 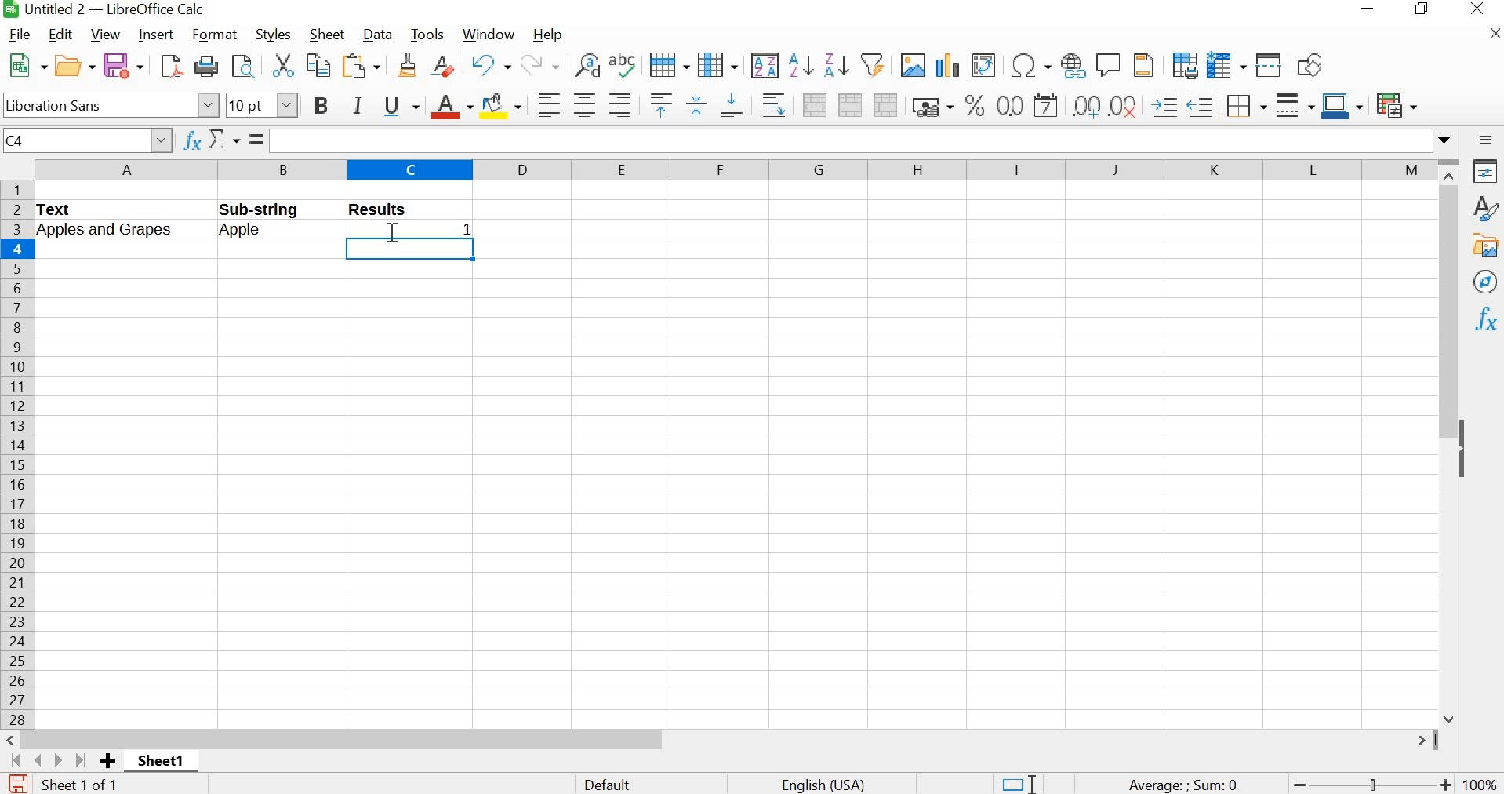 What do you see at coordinates (1164, 104) in the screenshot?
I see `increase indent` at bounding box center [1164, 104].